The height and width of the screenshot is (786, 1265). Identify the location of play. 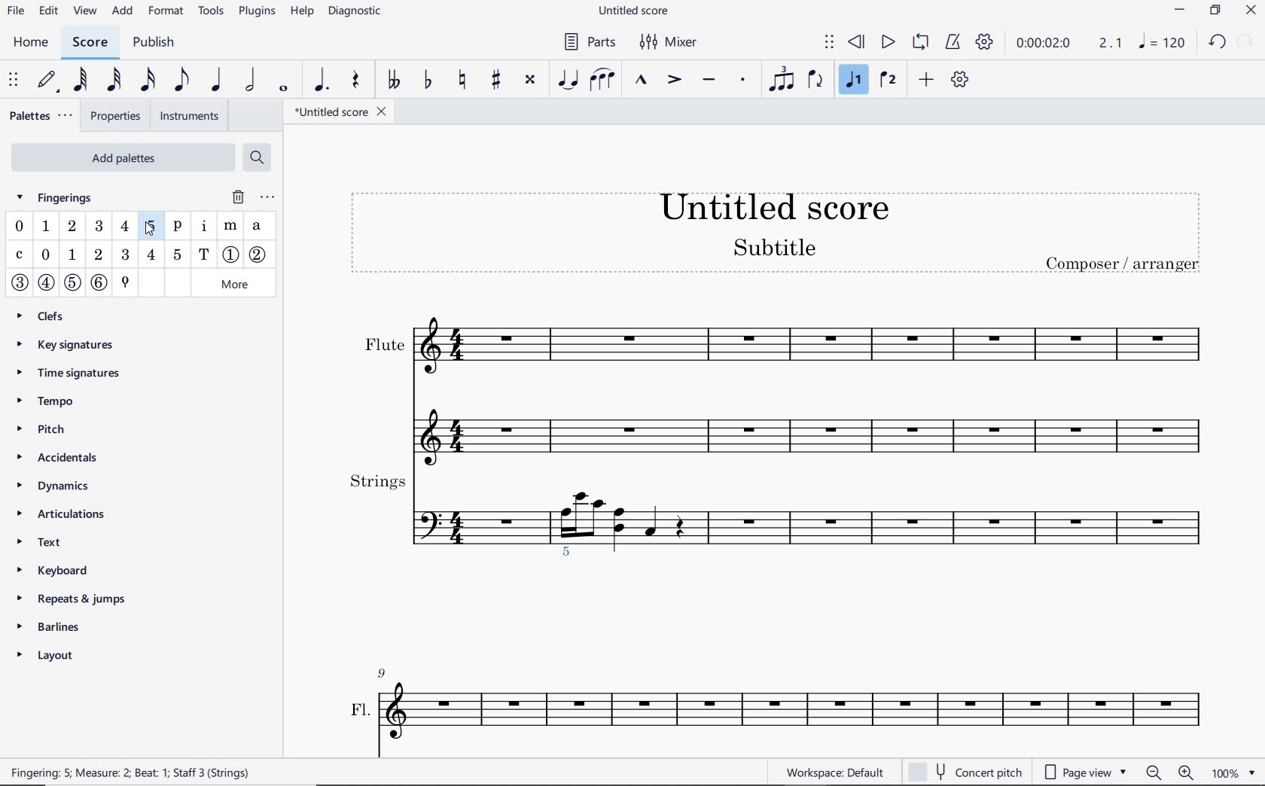
(888, 43).